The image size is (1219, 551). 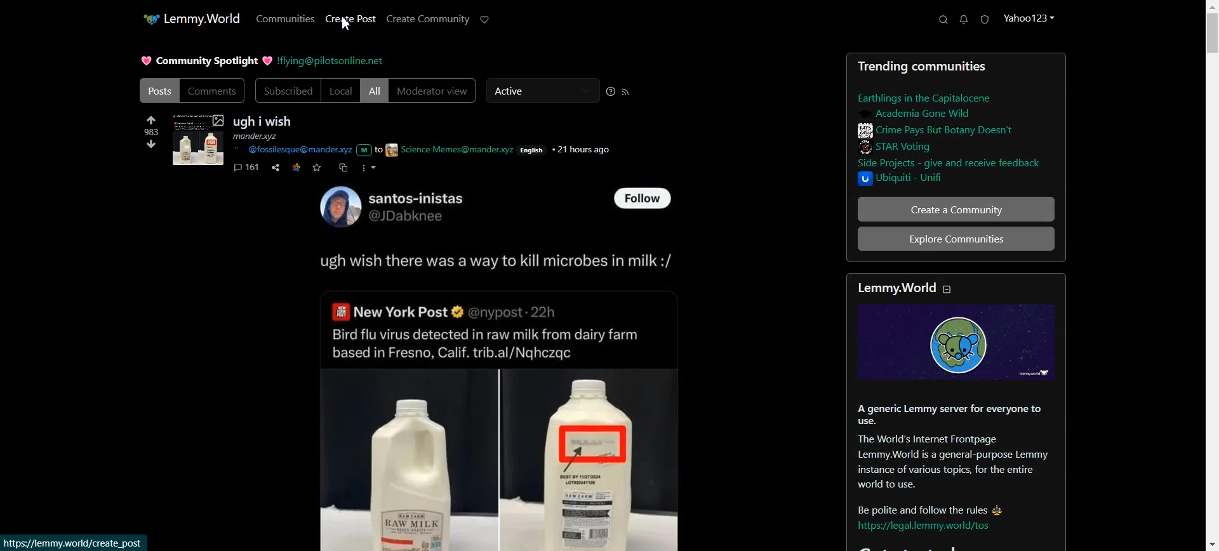 I want to click on Link, so click(x=296, y=167).